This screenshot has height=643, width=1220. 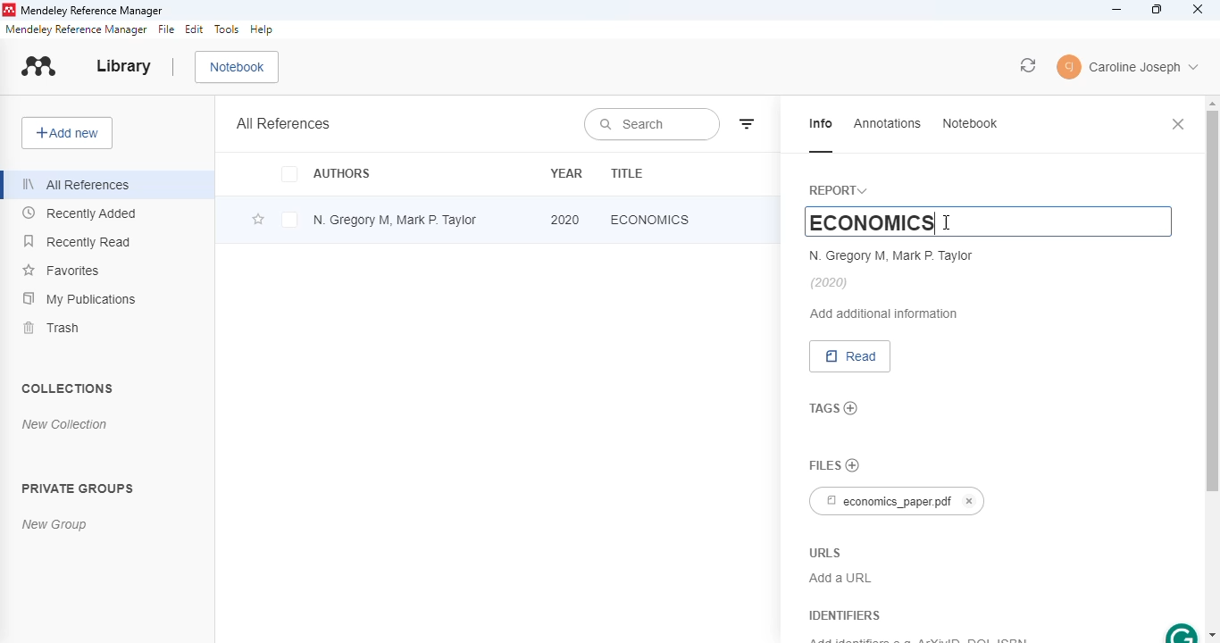 What do you see at coordinates (824, 552) in the screenshot?
I see `URLS` at bounding box center [824, 552].